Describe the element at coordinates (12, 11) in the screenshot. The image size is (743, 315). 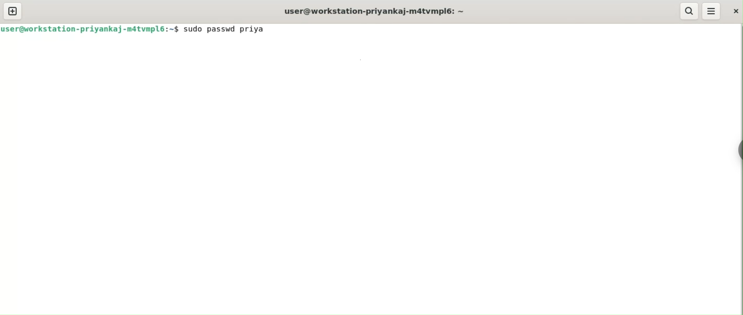
I see `new tab` at that location.